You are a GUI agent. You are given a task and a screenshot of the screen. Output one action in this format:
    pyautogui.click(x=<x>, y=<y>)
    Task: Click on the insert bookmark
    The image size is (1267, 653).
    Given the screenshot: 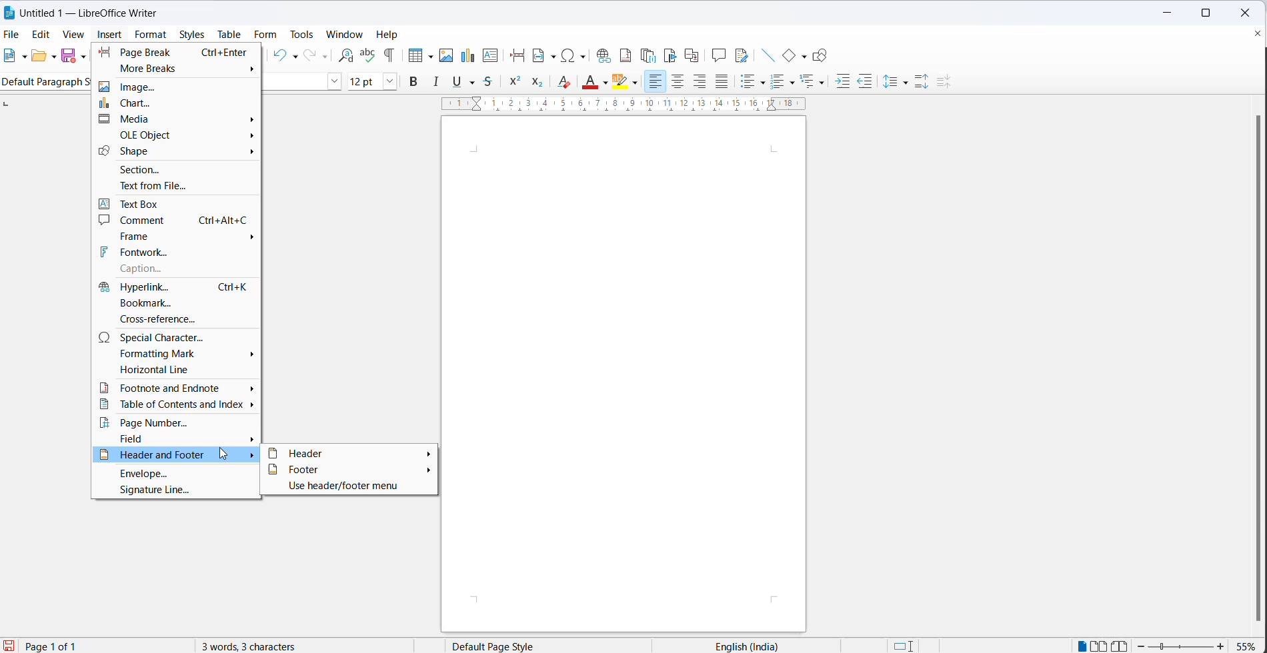 What is the action you would take?
    pyautogui.click(x=669, y=55)
    